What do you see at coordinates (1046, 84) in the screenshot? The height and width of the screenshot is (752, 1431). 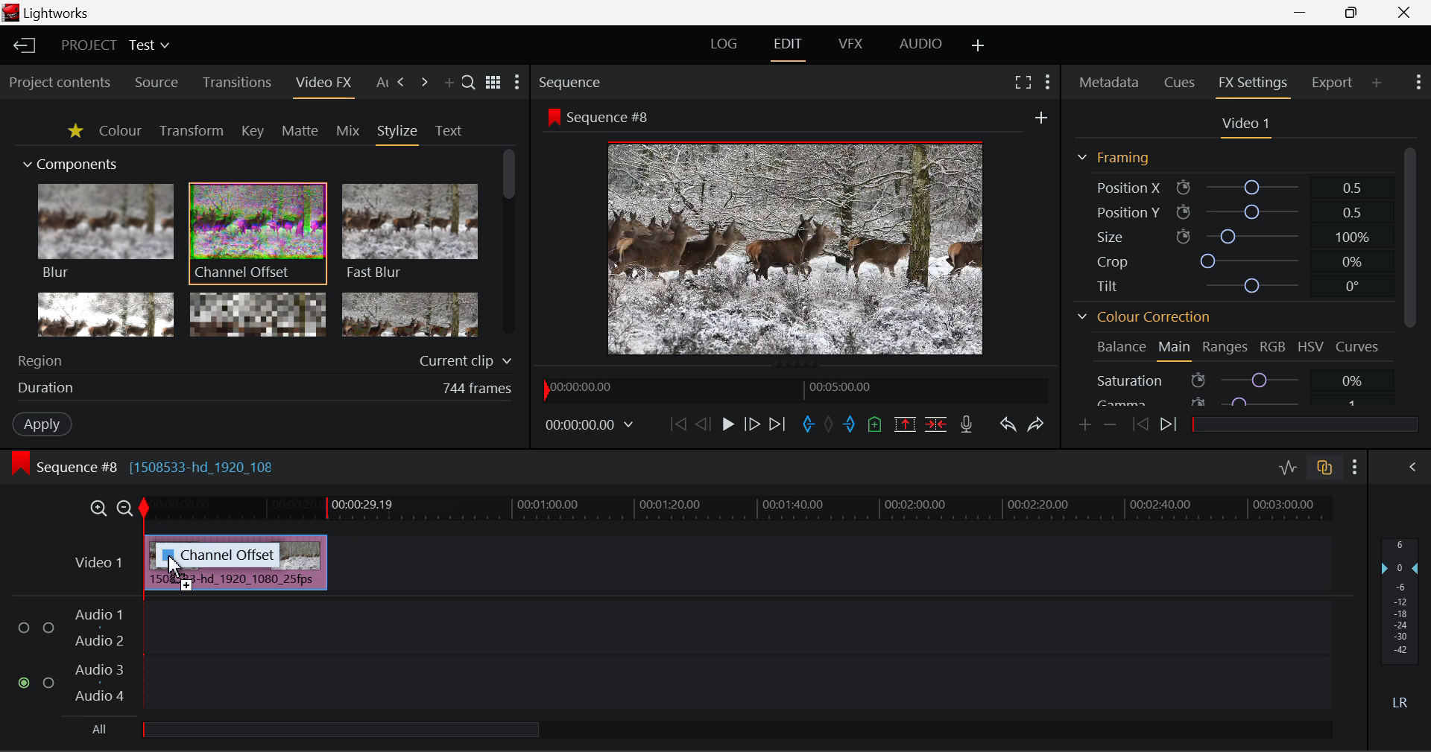 I see `Show Settings` at bounding box center [1046, 84].